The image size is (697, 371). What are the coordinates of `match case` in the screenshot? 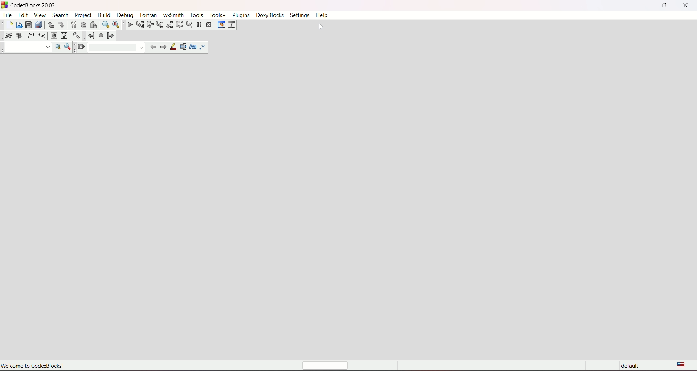 It's located at (193, 47).